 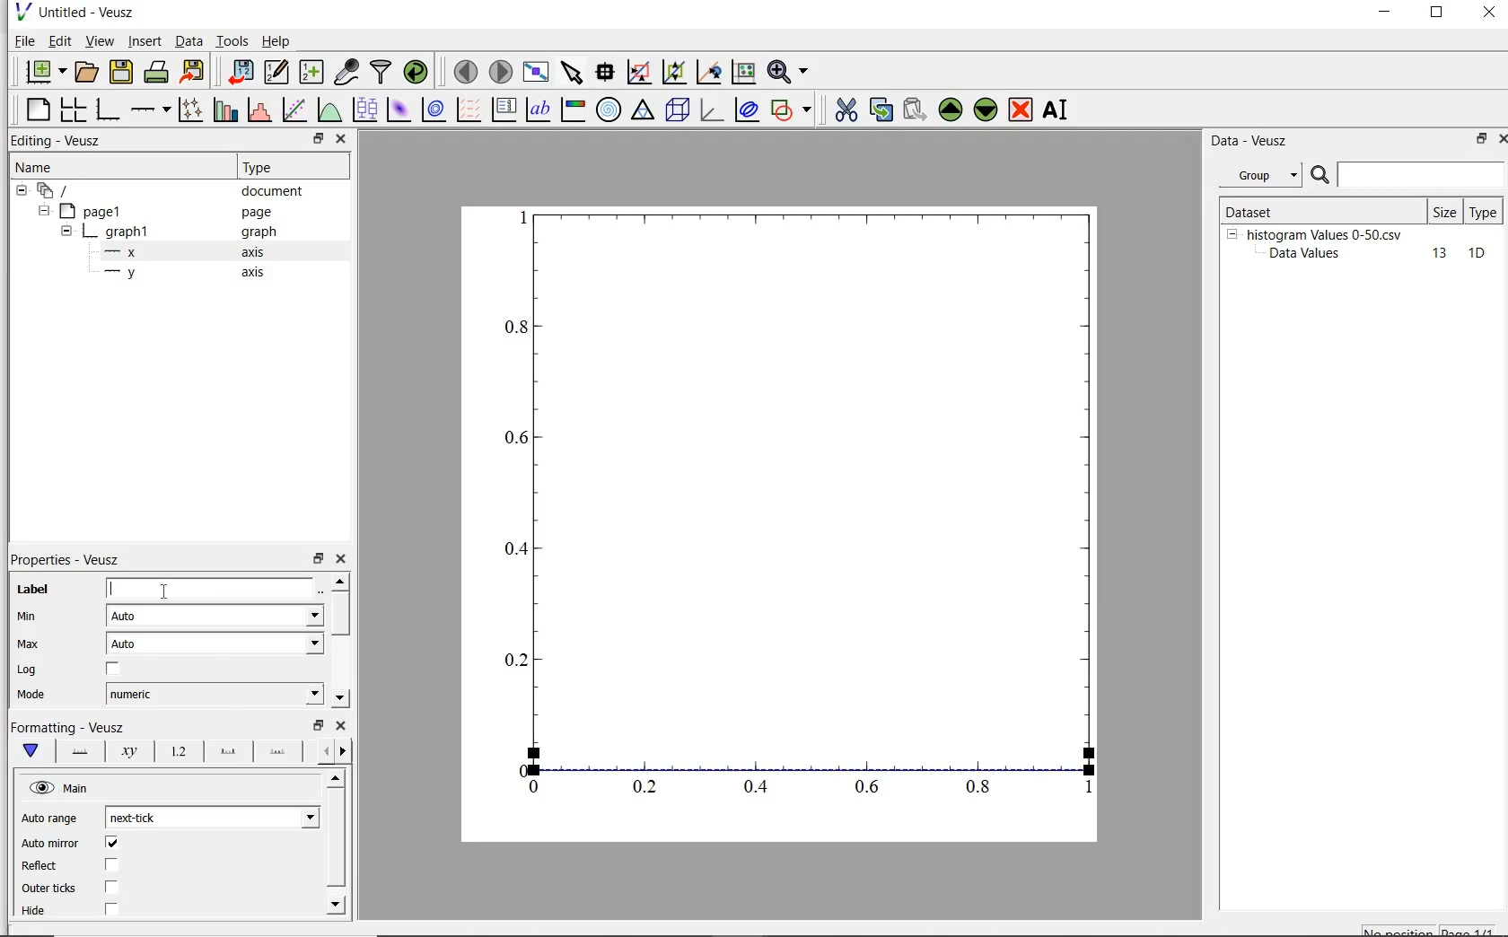 What do you see at coordinates (339, 581) in the screenshot?
I see `move up` at bounding box center [339, 581].